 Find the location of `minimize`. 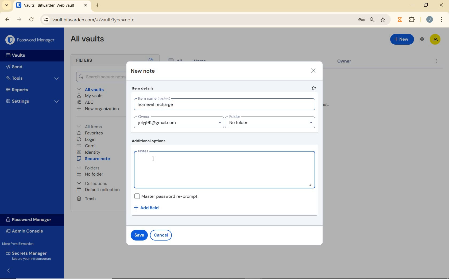

minimize is located at coordinates (411, 5).